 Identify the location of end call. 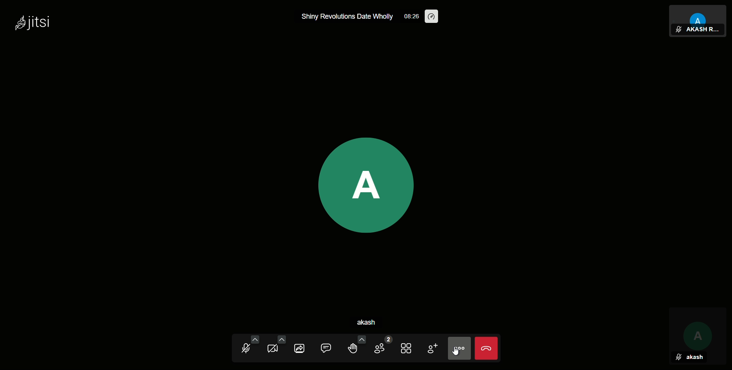
(486, 348).